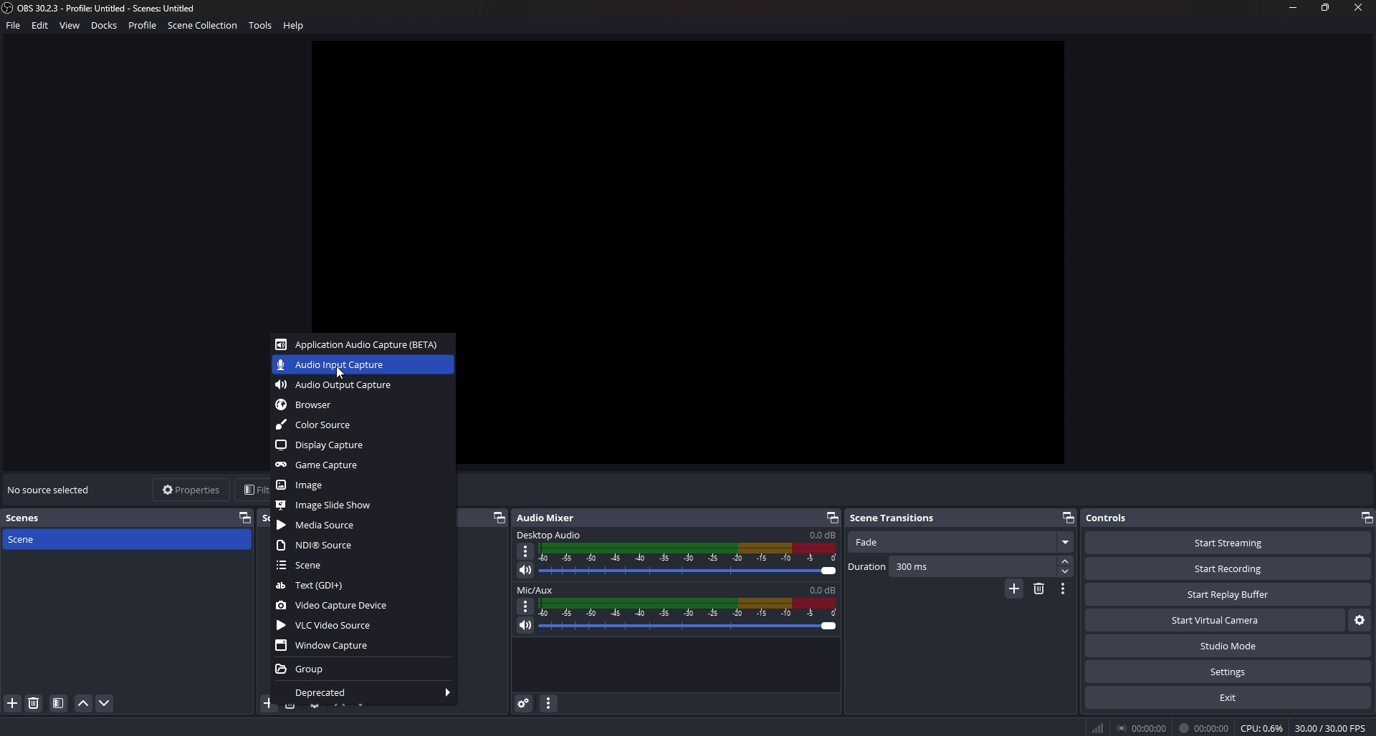 Image resolution: width=1376 pixels, height=736 pixels. Describe the element at coordinates (193, 490) in the screenshot. I see `properties` at that location.